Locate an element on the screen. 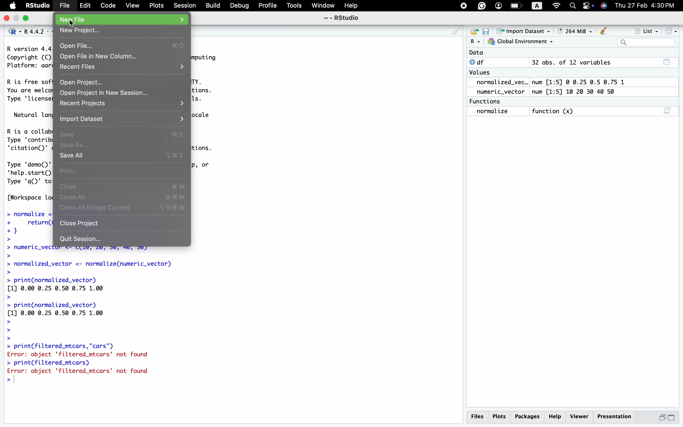  save is located at coordinates (123, 134).